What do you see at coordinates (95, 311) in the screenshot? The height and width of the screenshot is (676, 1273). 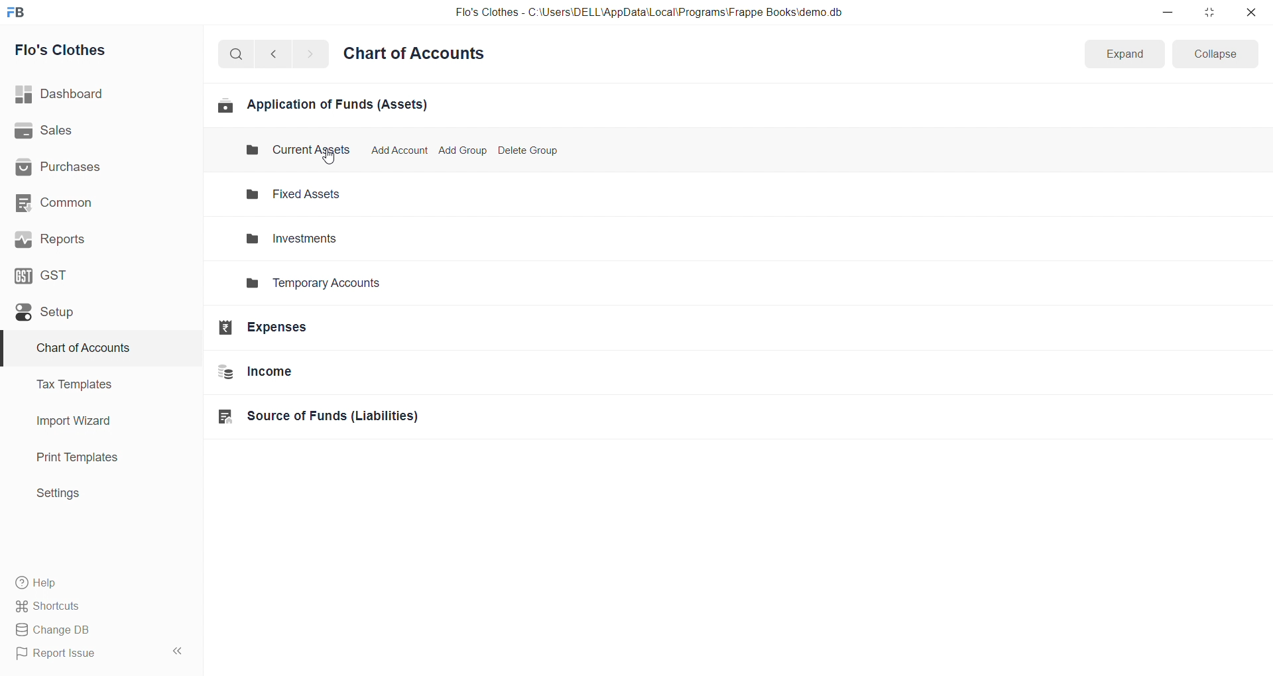 I see `Setup` at bounding box center [95, 311].